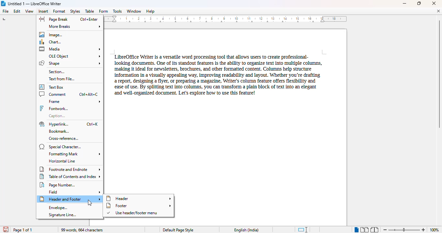 Image resolution: width=442 pixels, height=233 pixels. I want to click on Vertical scroll bar, so click(439, 74).